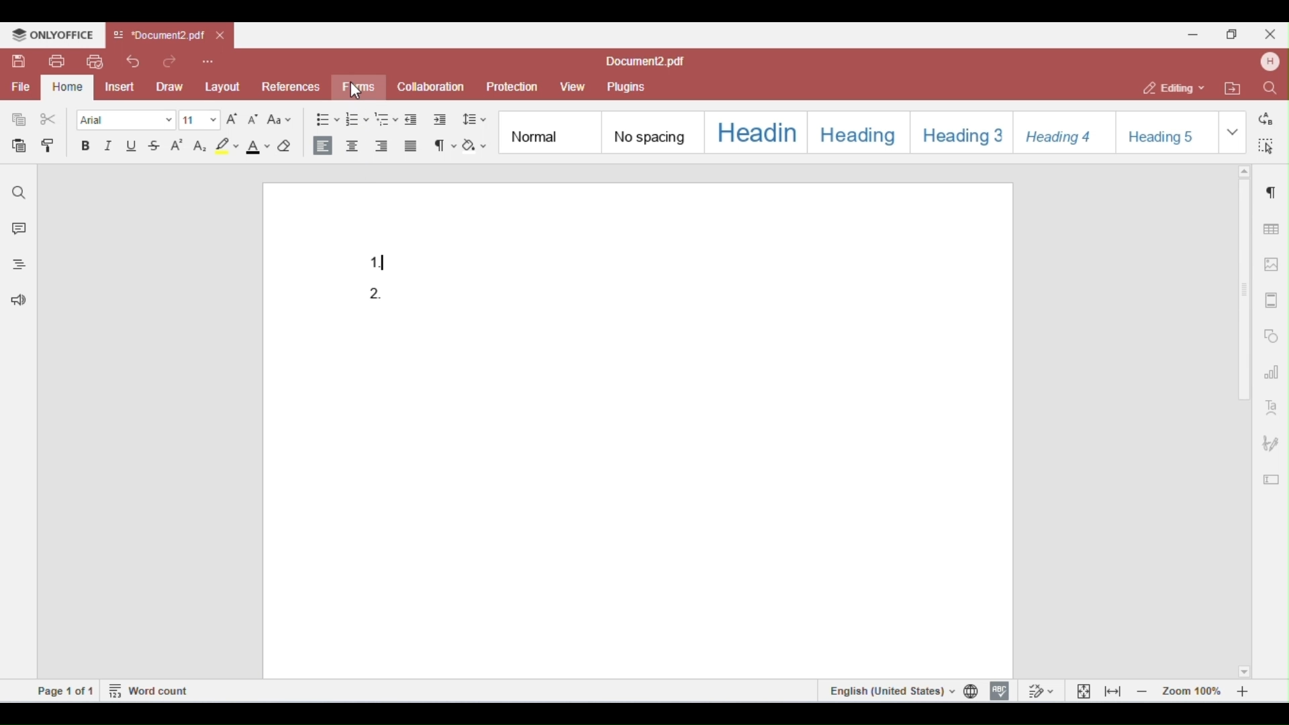  Describe the element at coordinates (1245, 299) in the screenshot. I see `vertical scroll bar` at that location.